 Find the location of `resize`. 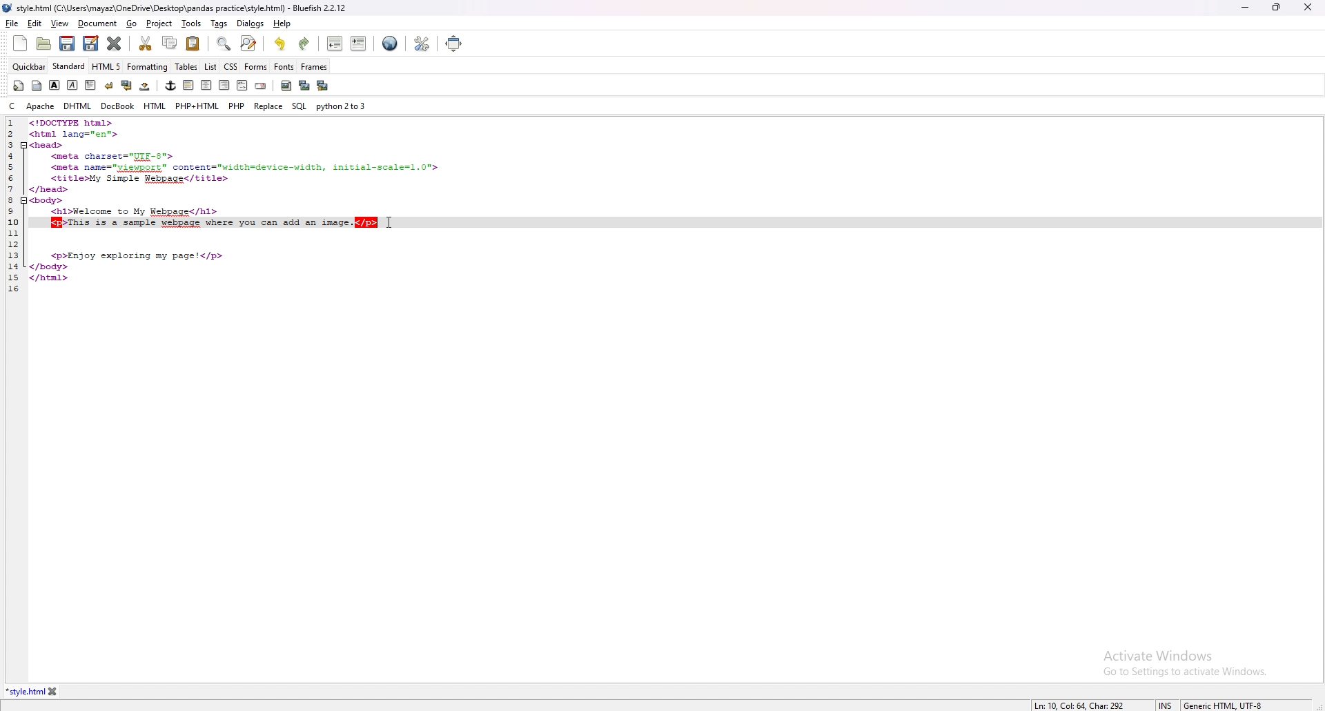

resize is located at coordinates (1276, 8).